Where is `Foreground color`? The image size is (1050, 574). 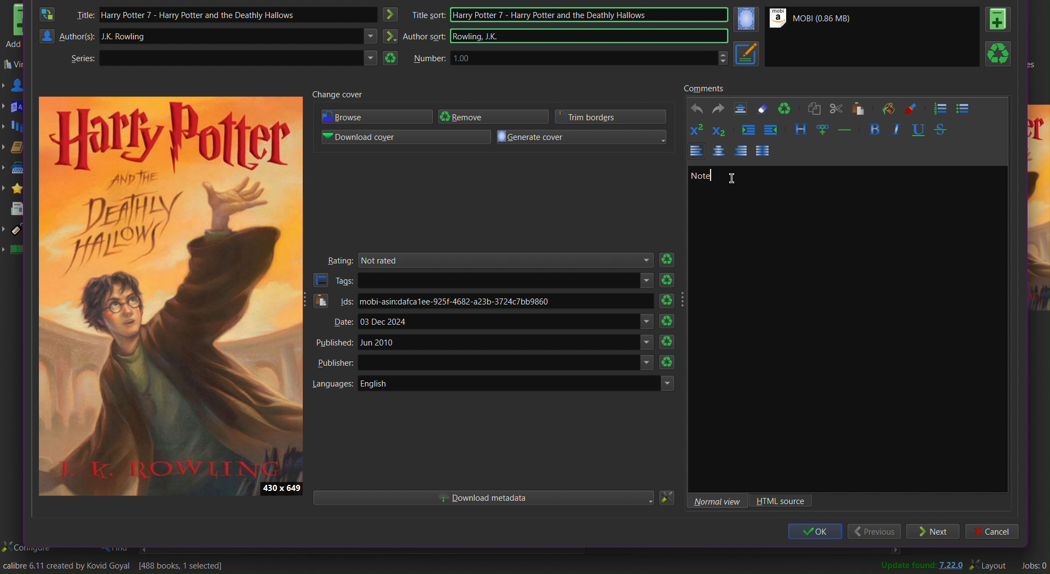
Foreground color is located at coordinates (913, 108).